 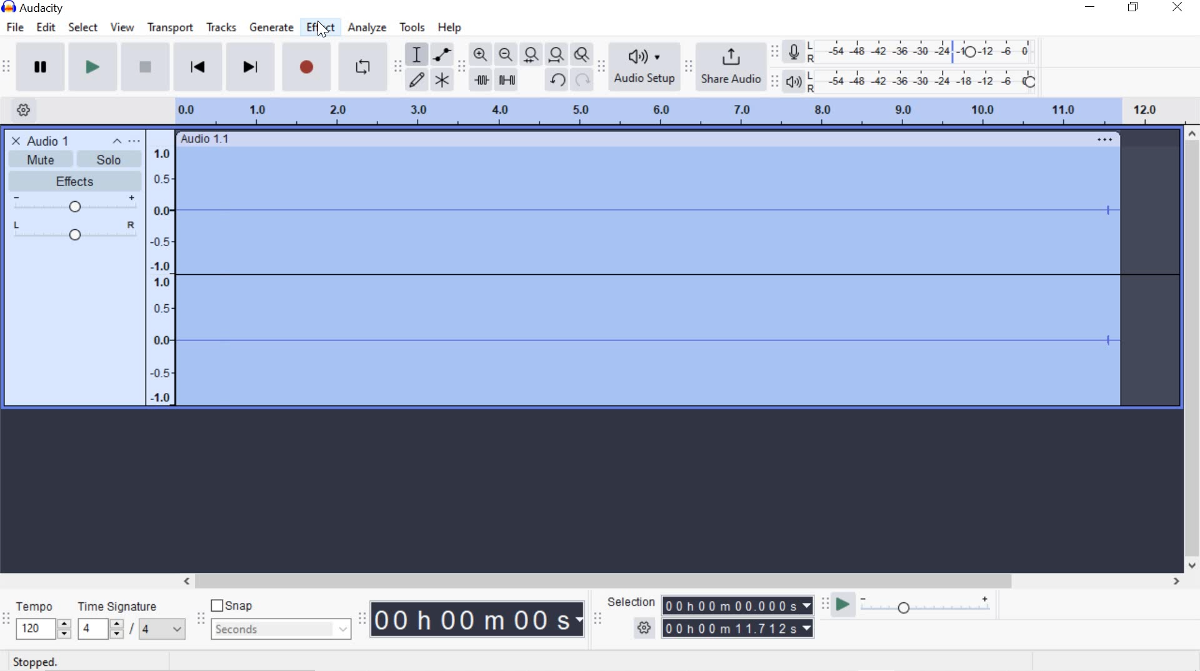 I want to click on CLOSE, so click(x=14, y=140).